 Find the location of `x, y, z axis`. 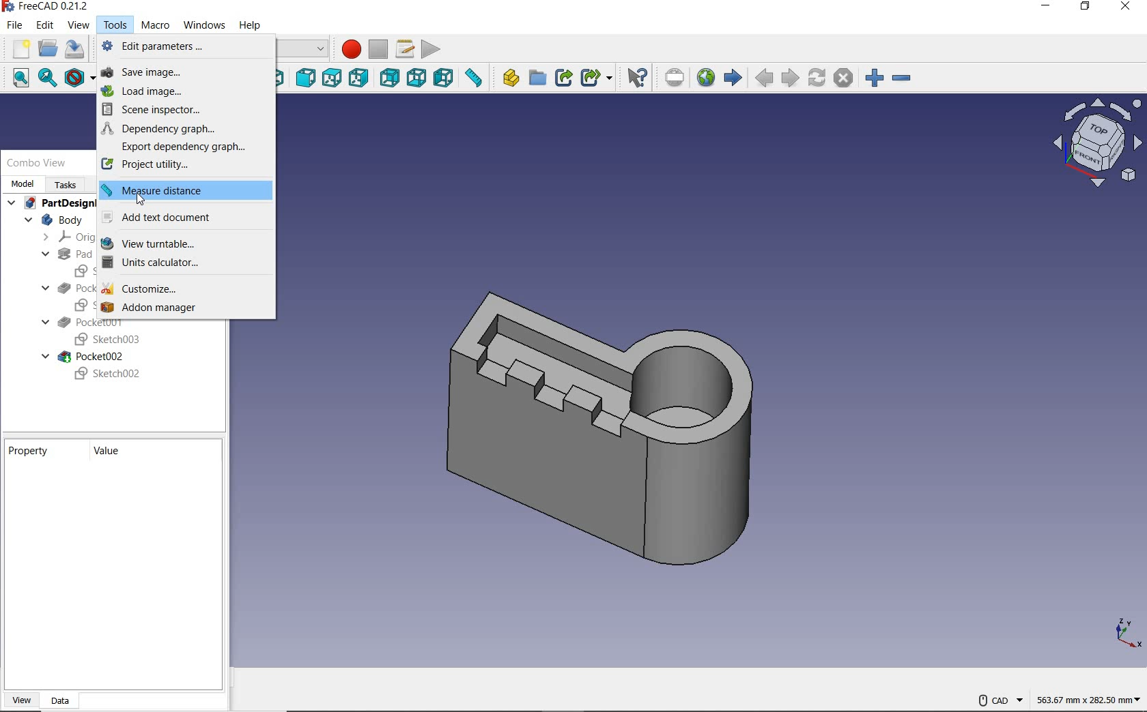

x, y, z axis is located at coordinates (1125, 634).